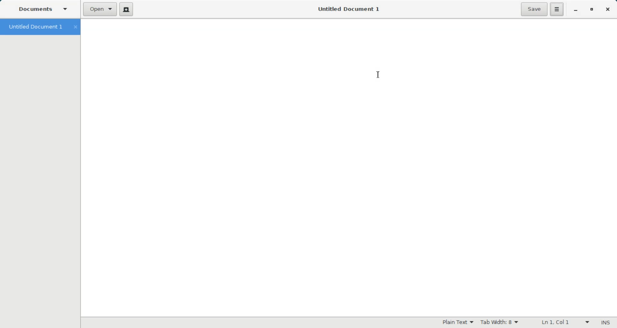 This screenshot has height=328, width=617. I want to click on Untitled Document 1, so click(345, 9).